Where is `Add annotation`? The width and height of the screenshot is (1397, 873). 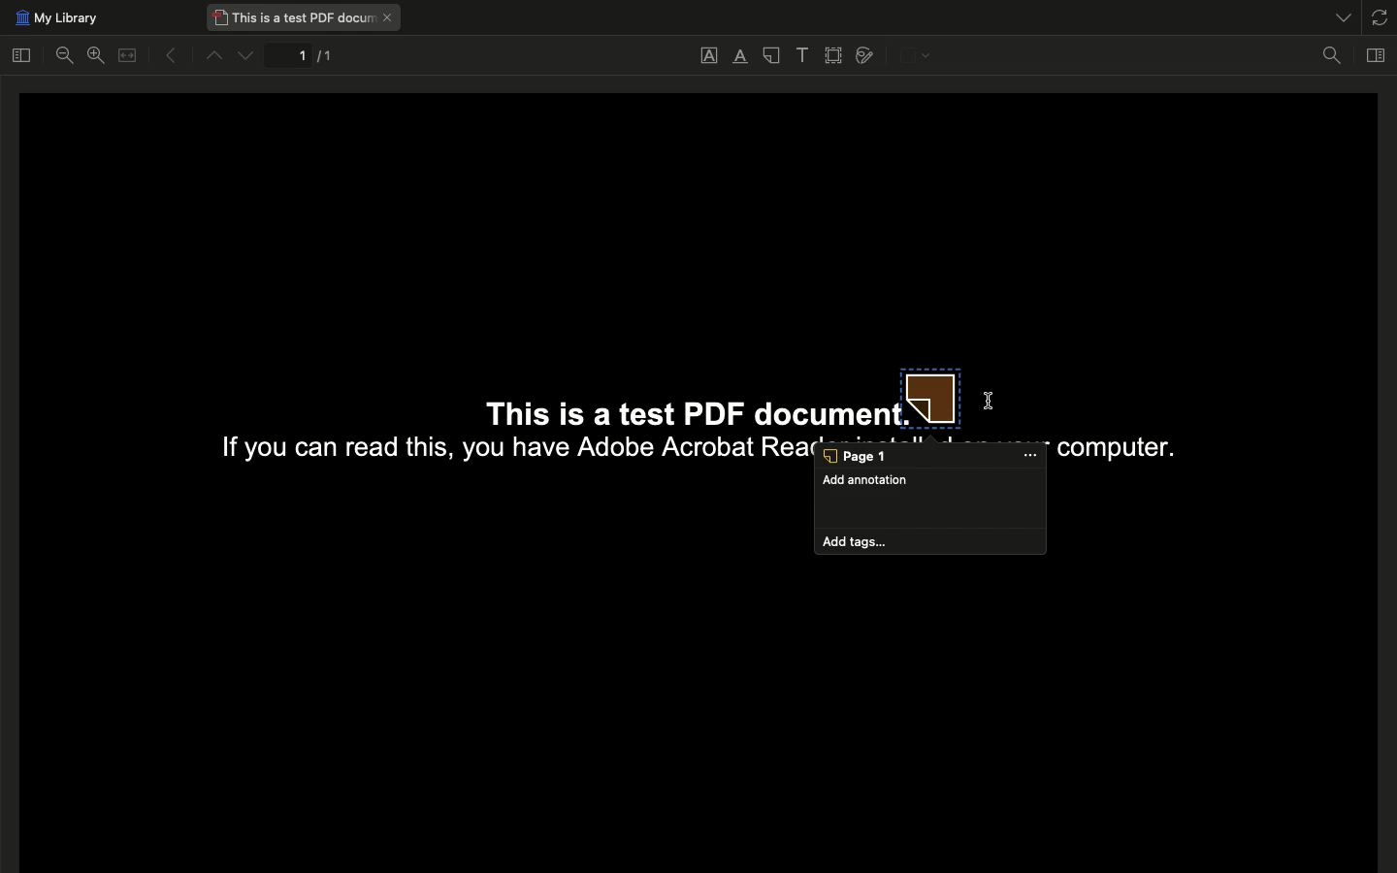
Add annotation is located at coordinates (893, 485).